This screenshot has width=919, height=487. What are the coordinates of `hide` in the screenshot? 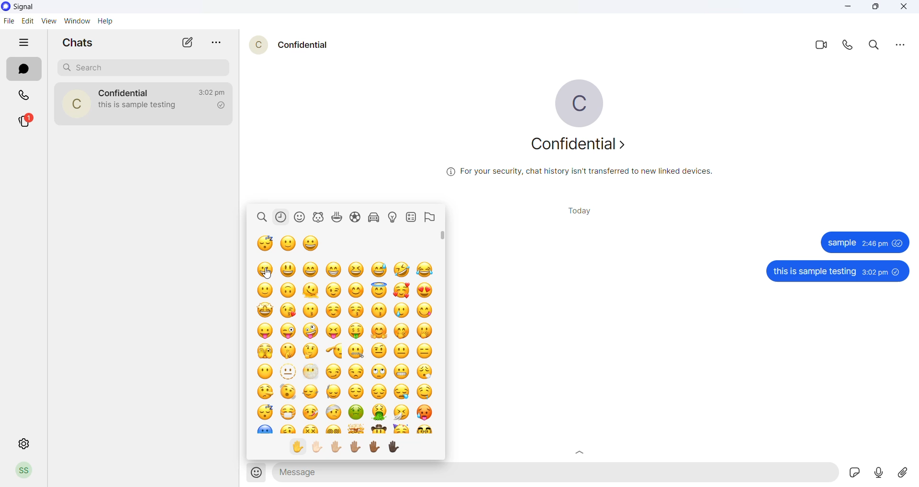 It's located at (22, 43).